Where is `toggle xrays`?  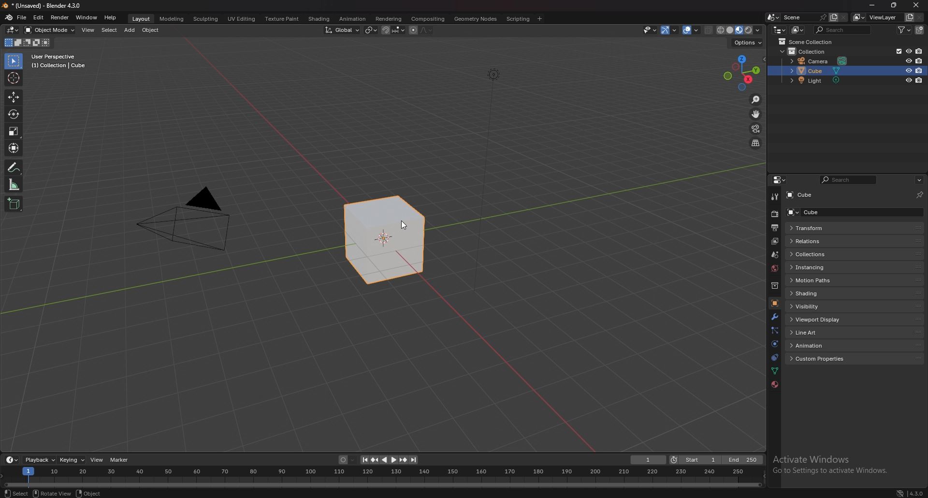
toggle xrays is located at coordinates (709, 30).